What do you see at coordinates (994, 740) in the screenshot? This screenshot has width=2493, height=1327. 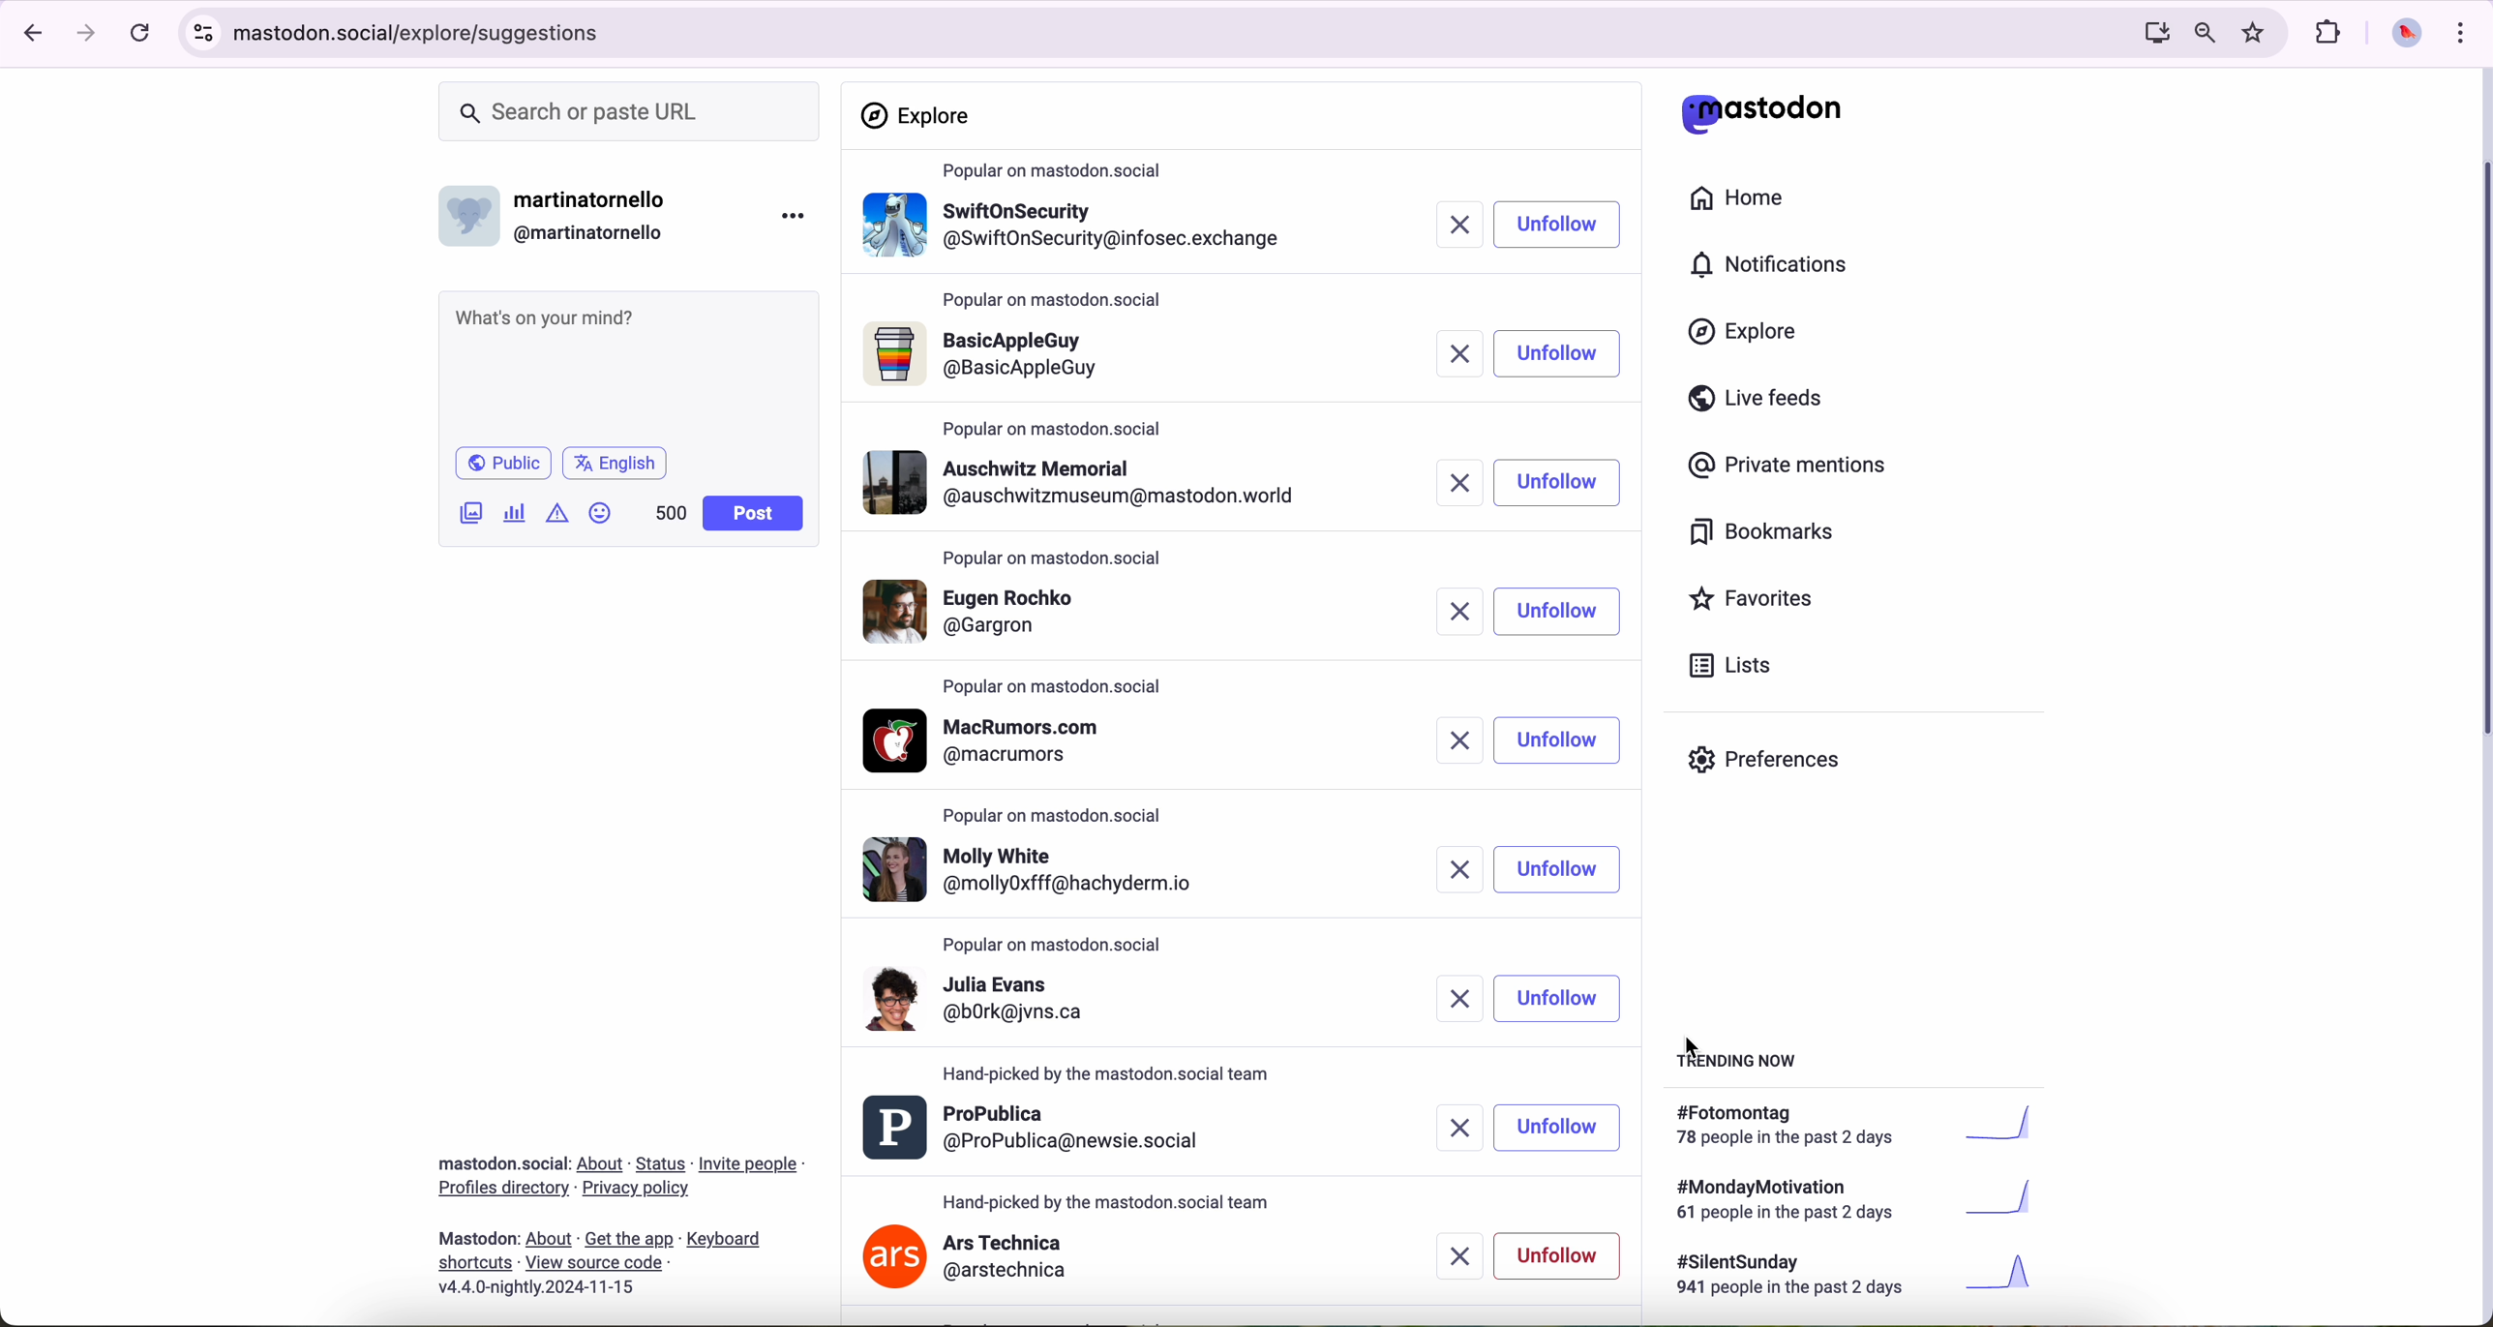 I see `profile` at bounding box center [994, 740].